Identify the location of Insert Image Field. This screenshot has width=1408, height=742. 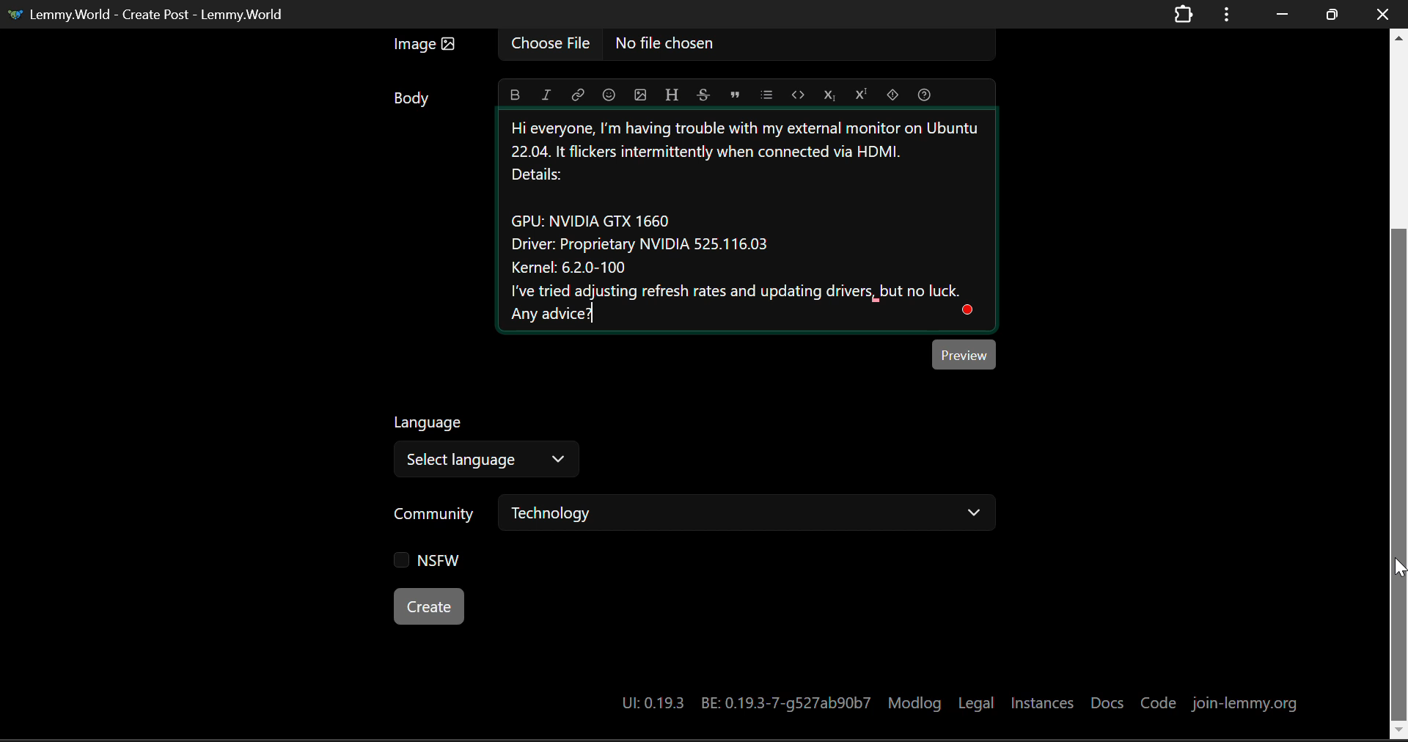
(689, 46).